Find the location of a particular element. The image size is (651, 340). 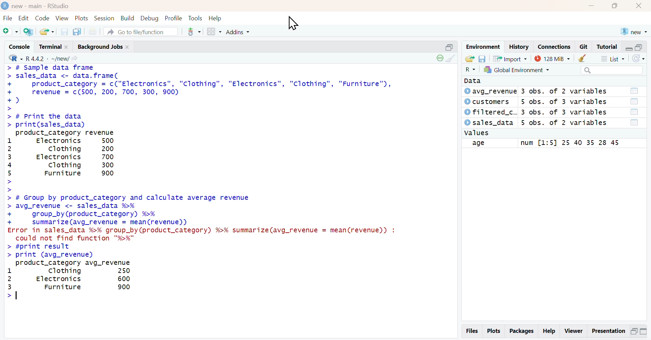

Plots is located at coordinates (82, 18).